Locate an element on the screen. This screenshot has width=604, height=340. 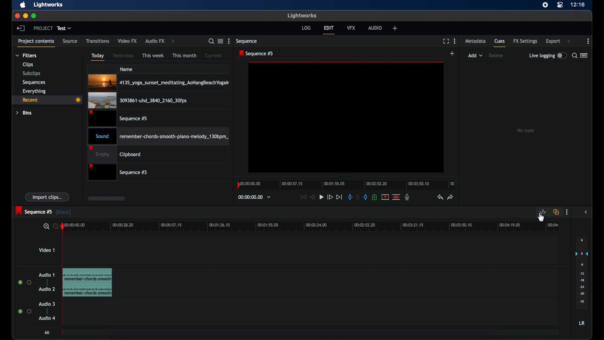
full screen is located at coordinates (446, 41).